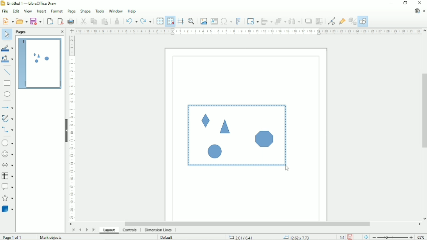 The height and width of the screenshot is (240, 427). Describe the element at coordinates (203, 21) in the screenshot. I see `Insert image` at that location.